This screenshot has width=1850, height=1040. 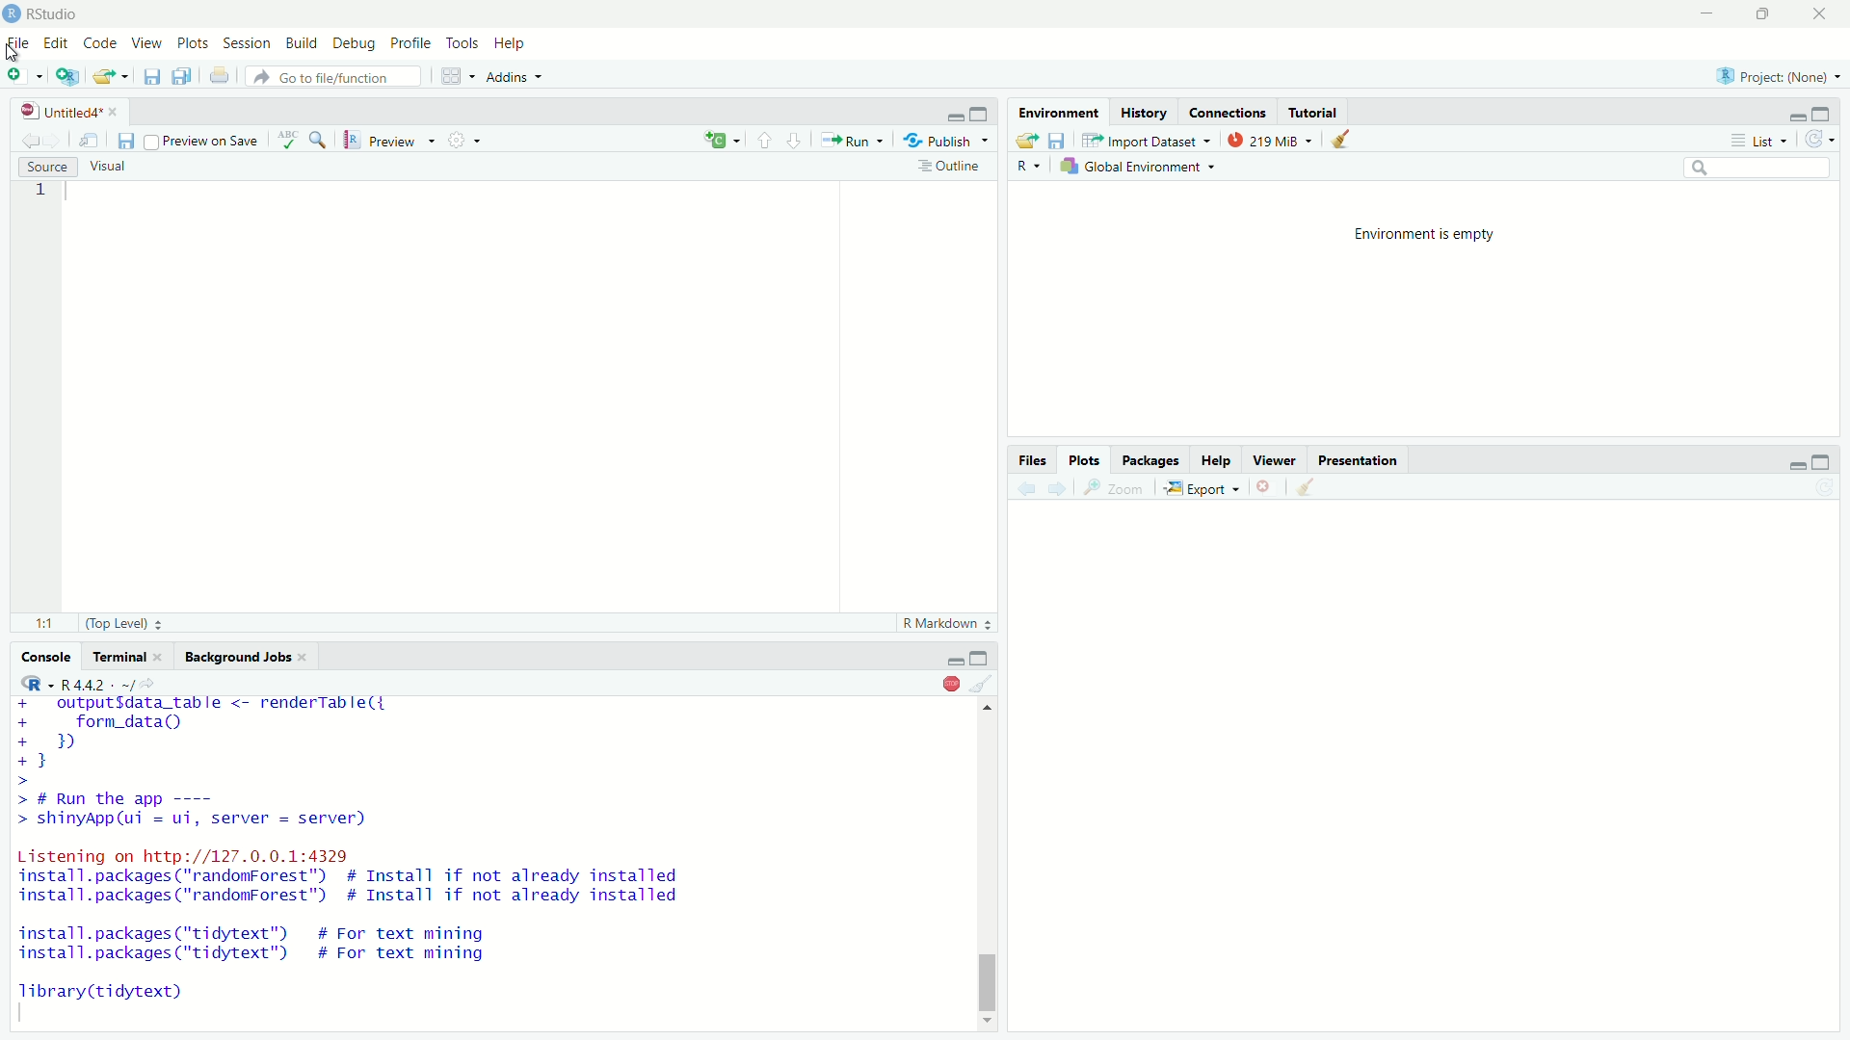 I want to click on print current document, so click(x=219, y=76).